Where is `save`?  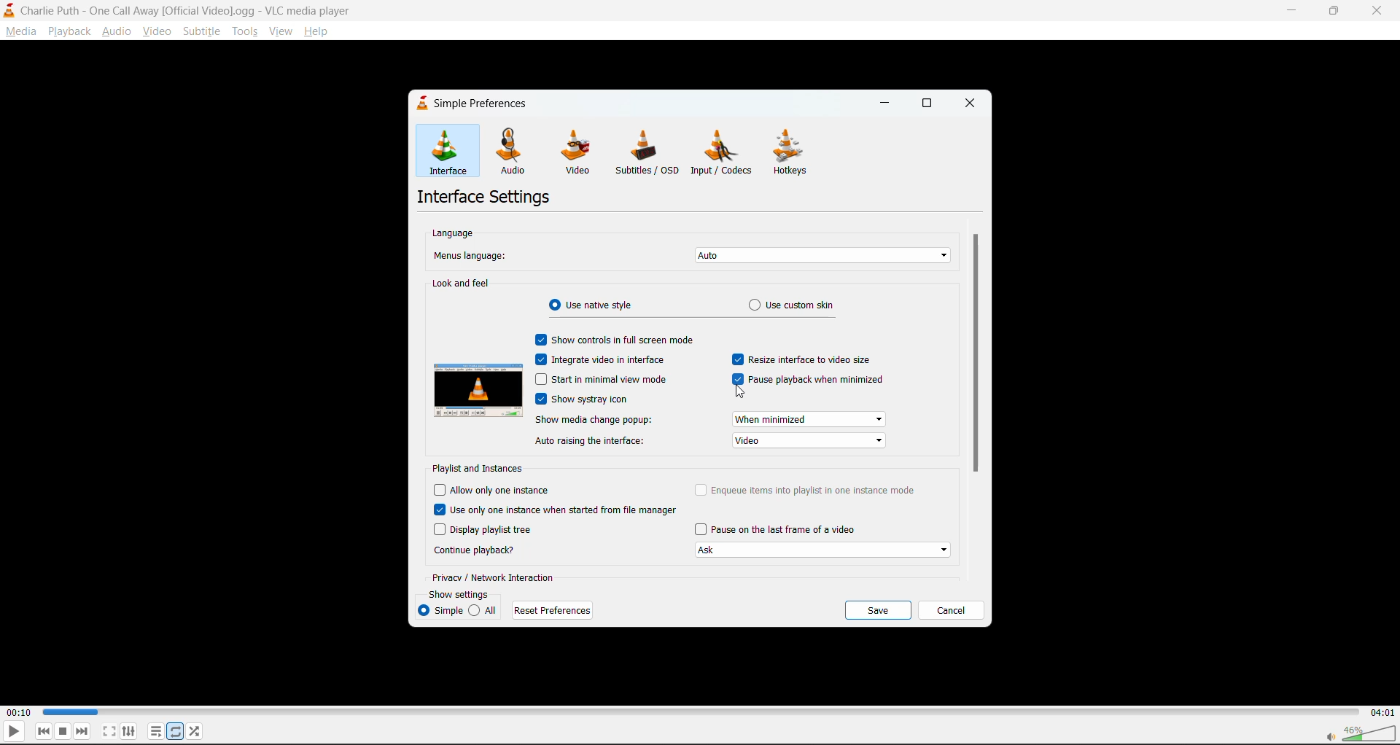 save is located at coordinates (880, 608).